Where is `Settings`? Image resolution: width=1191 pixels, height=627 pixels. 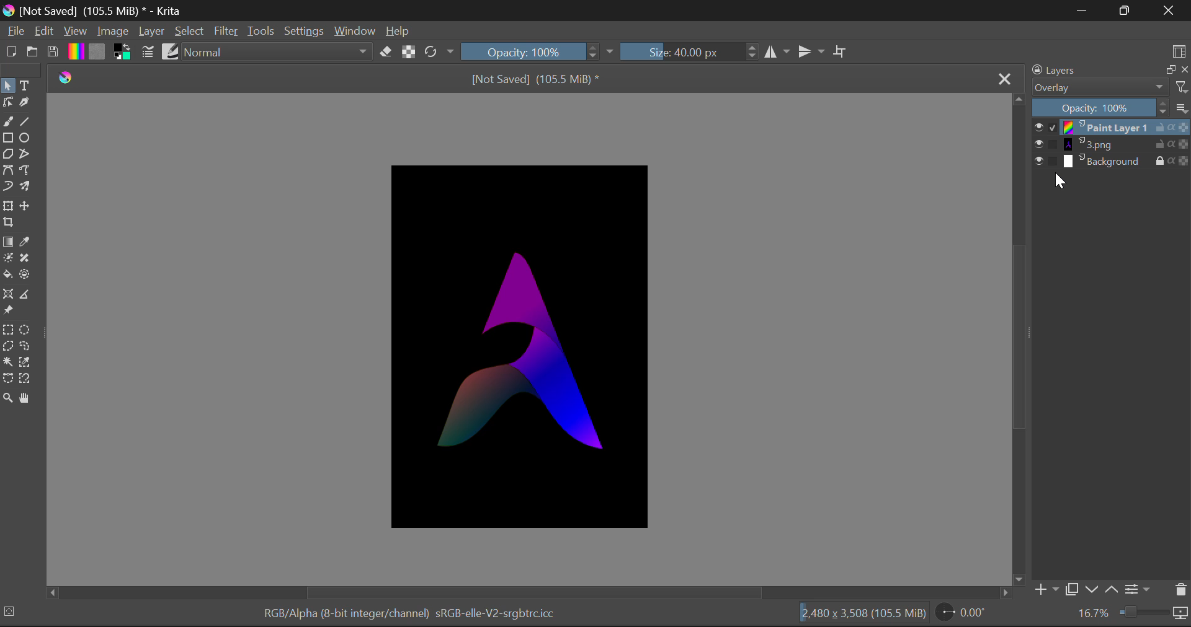 Settings is located at coordinates (306, 32).